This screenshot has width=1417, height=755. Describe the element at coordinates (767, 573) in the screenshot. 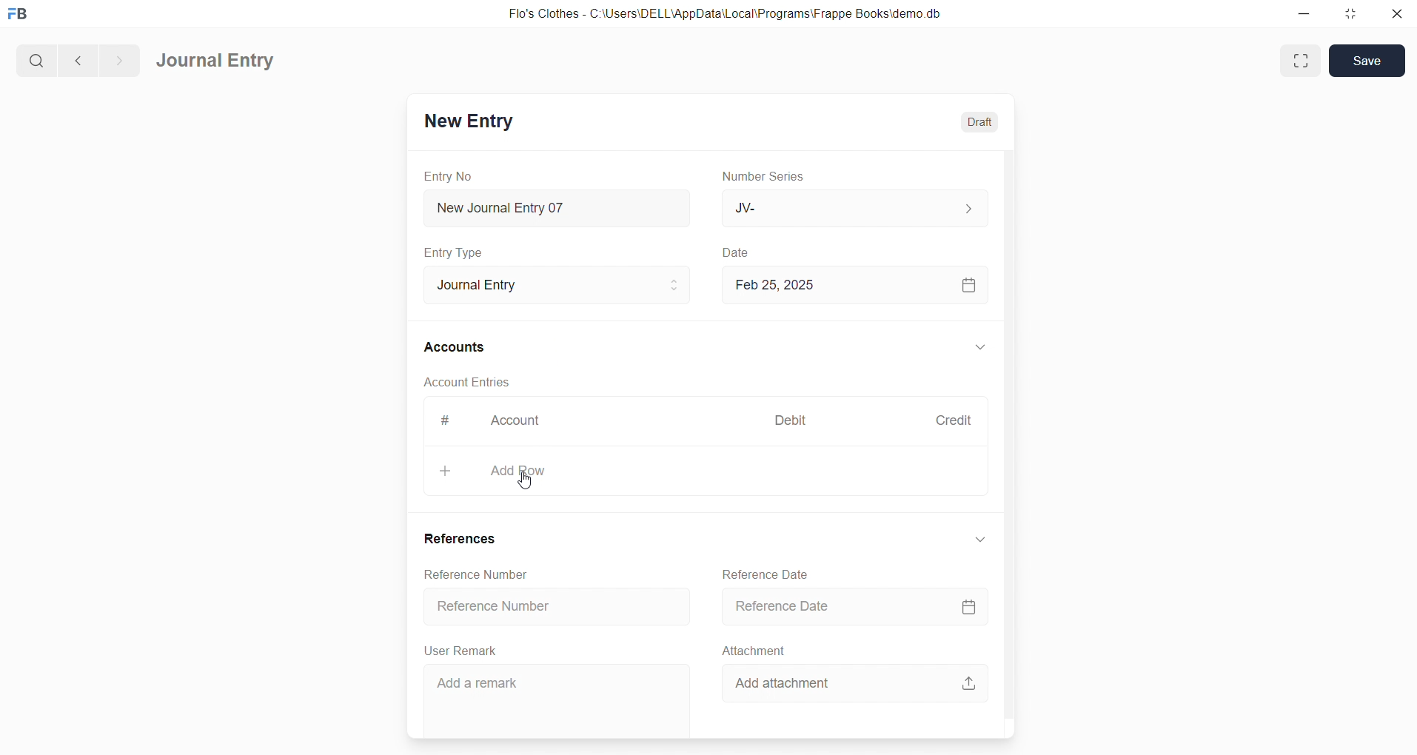

I see `Reference Date` at that location.